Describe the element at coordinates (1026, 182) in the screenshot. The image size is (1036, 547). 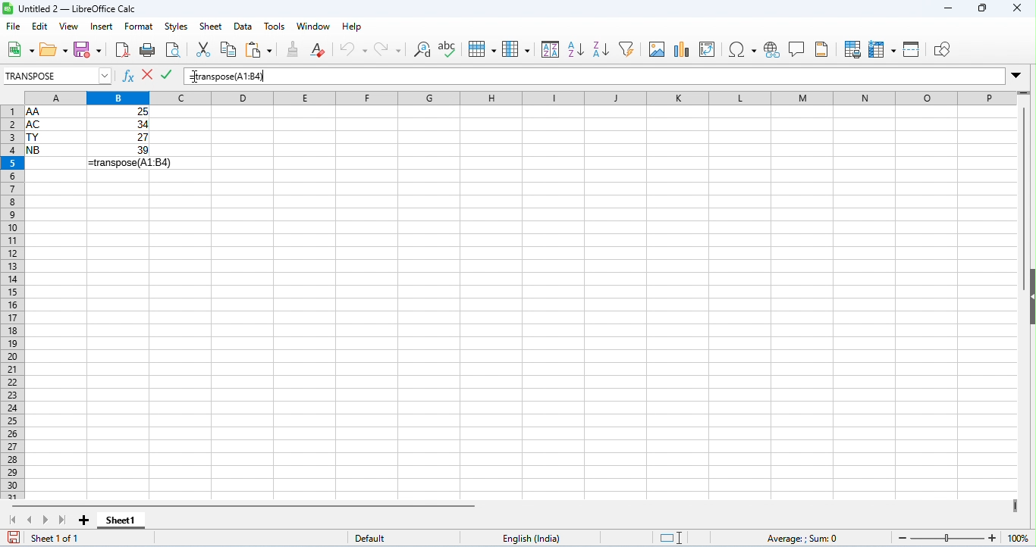
I see `vertical scroll bar` at that location.